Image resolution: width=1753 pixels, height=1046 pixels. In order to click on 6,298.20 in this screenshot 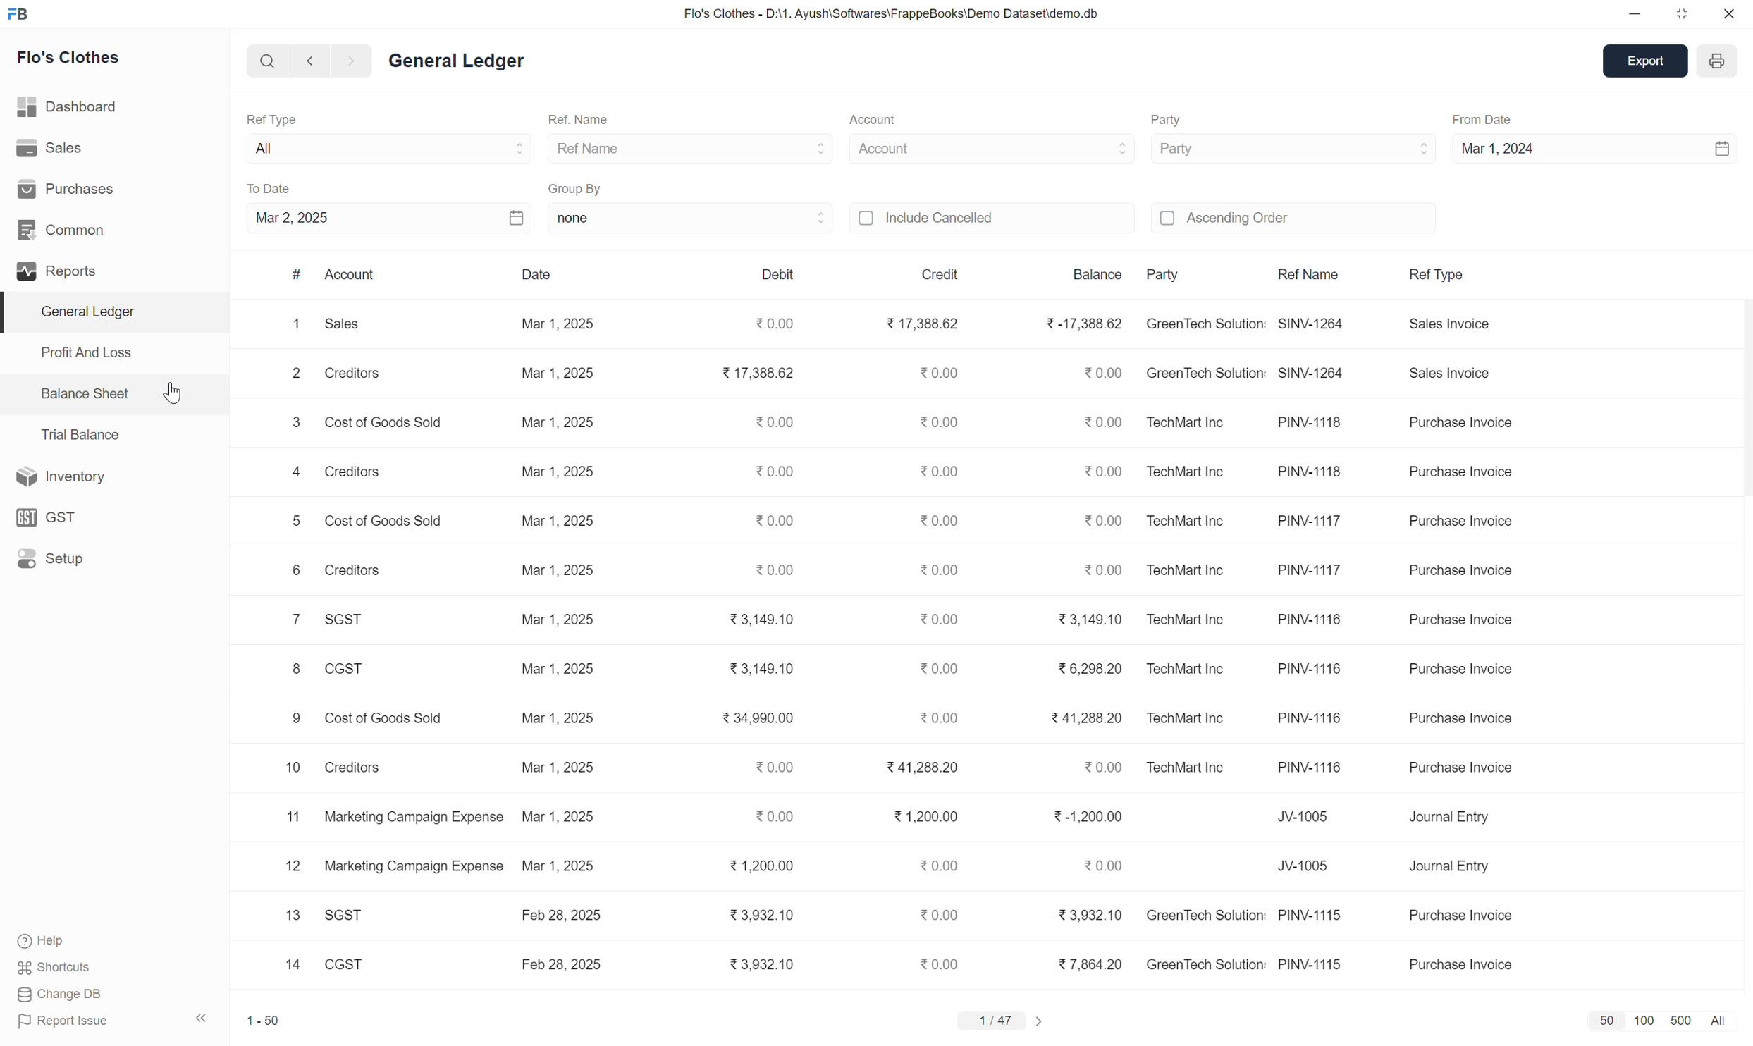, I will do `click(1082, 669)`.